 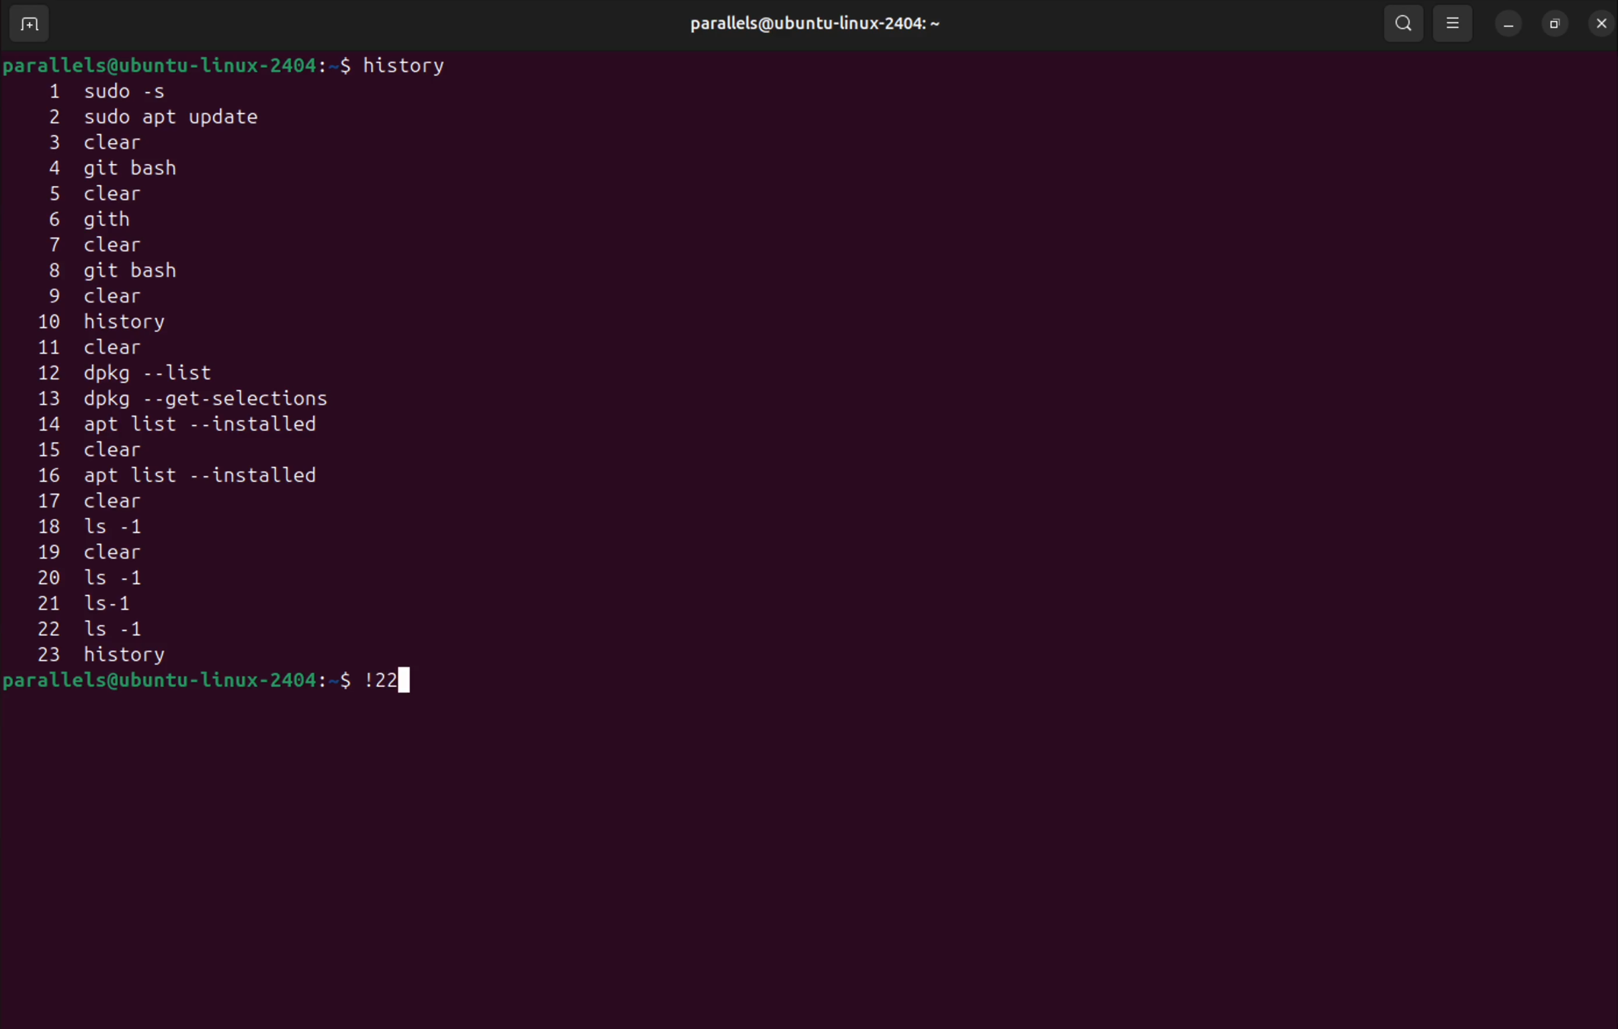 I want to click on 19 clear, so click(x=95, y=552).